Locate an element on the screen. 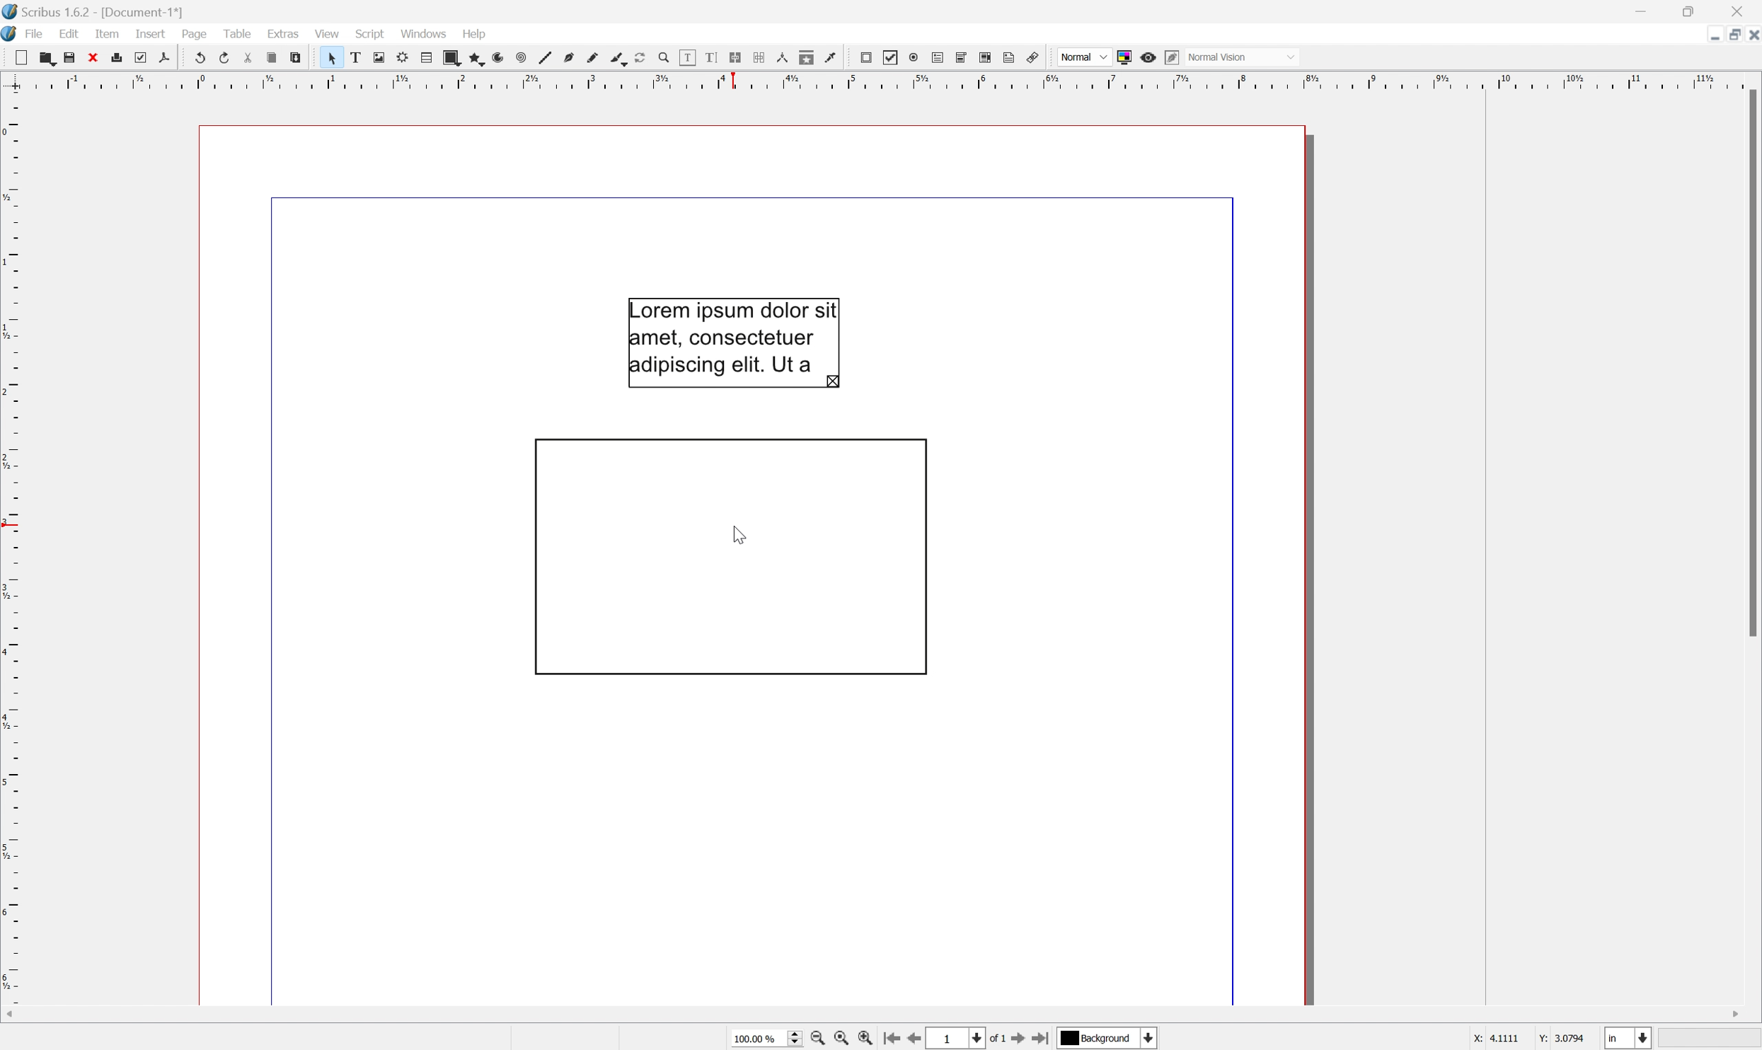 The width and height of the screenshot is (1762, 1050). Open is located at coordinates (41, 59).